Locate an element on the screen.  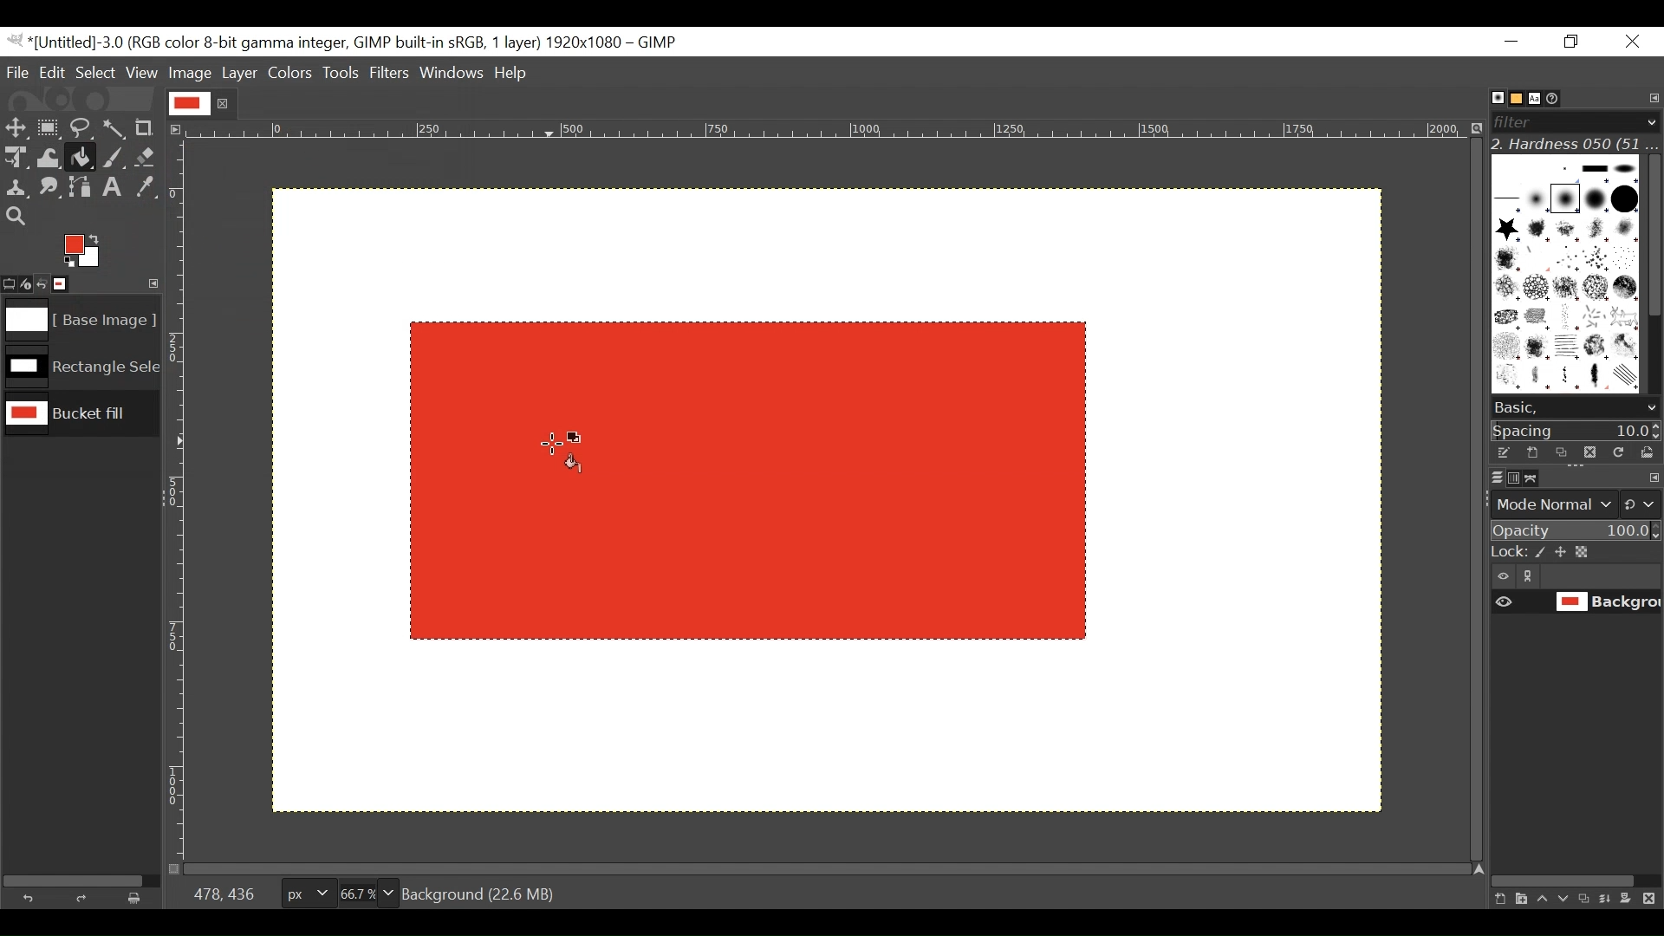
Refresh is located at coordinates (1616, 451).